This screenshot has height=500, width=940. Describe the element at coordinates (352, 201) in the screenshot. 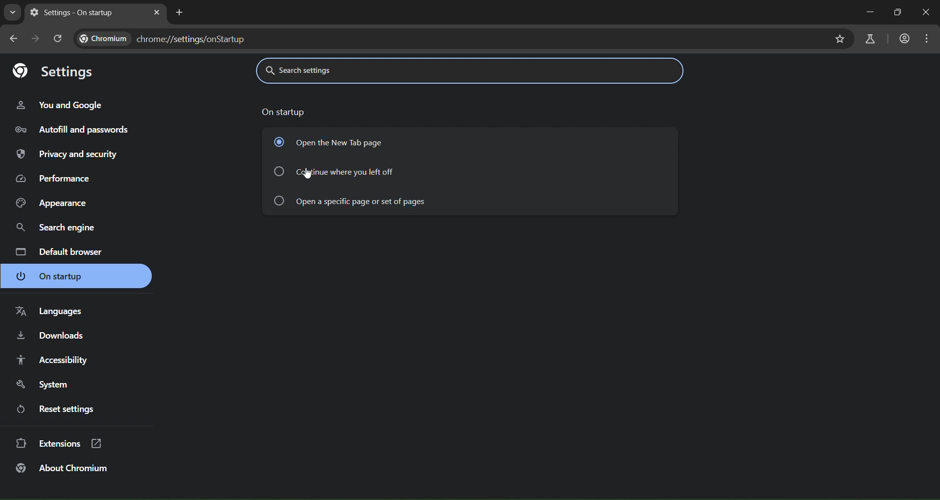

I see `continue where you left off` at that location.